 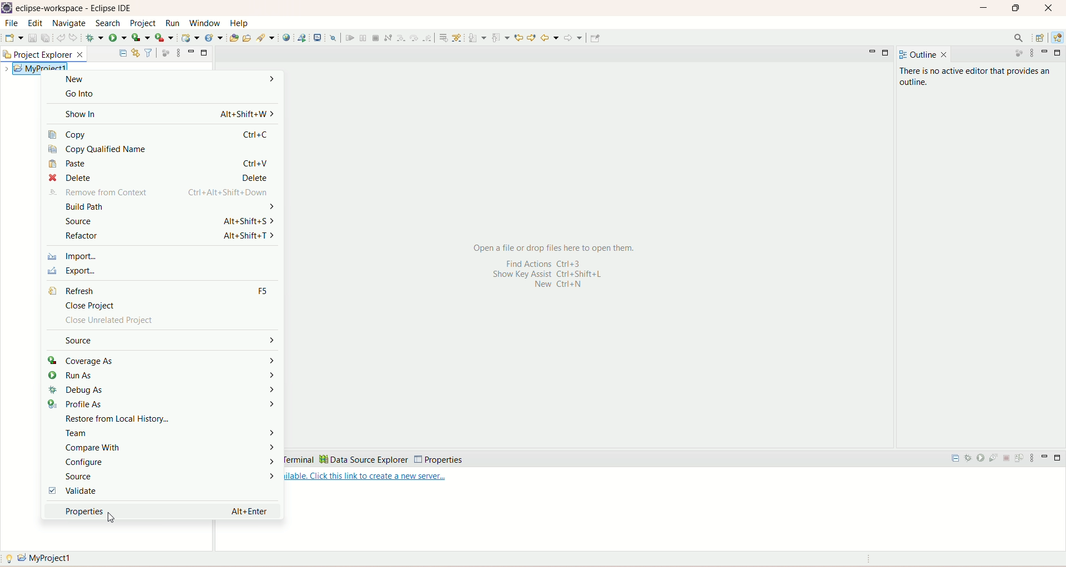 What do you see at coordinates (429, 37) in the screenshot?
I see `step return` at bounding box center [429, 37].